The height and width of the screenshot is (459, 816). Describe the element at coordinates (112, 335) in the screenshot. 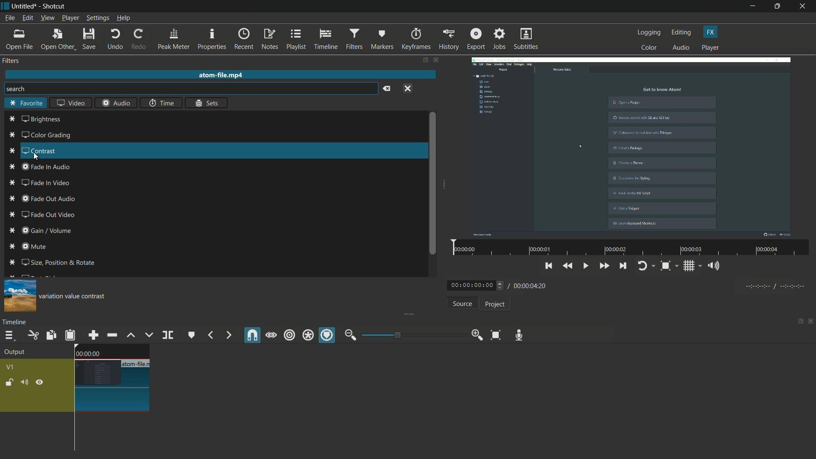

I see `ripple delete` at that location.